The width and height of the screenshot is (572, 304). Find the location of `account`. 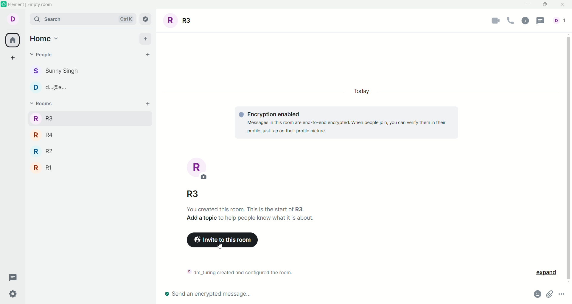

account is located at coordinates (12, 19).